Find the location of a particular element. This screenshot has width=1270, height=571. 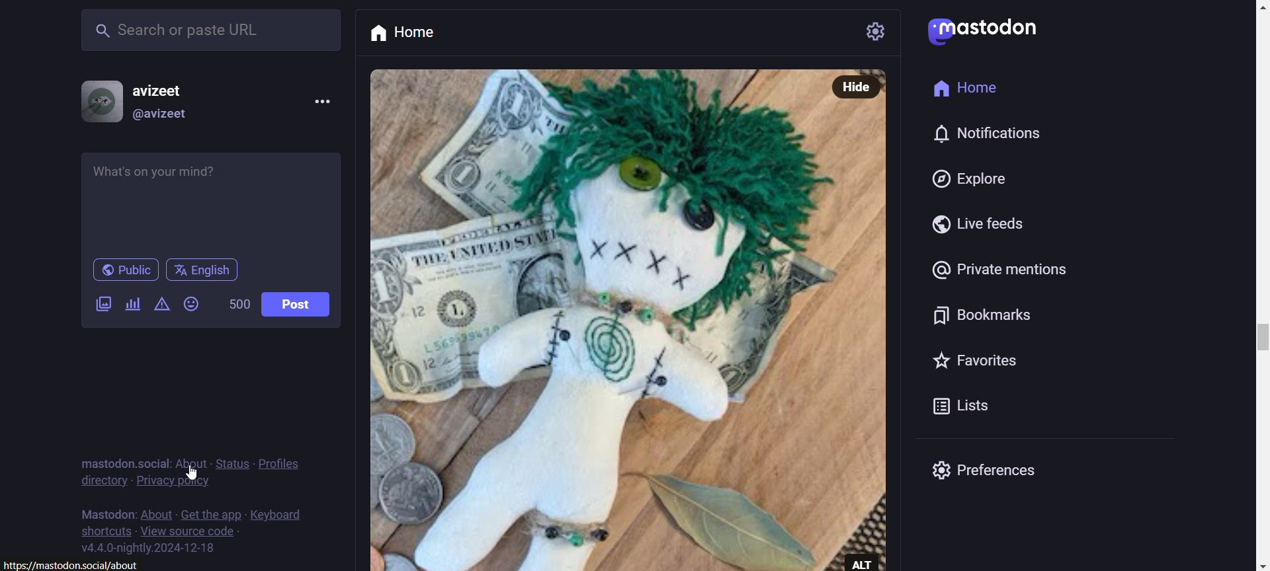

get the app is located at coordinates (211, 513).